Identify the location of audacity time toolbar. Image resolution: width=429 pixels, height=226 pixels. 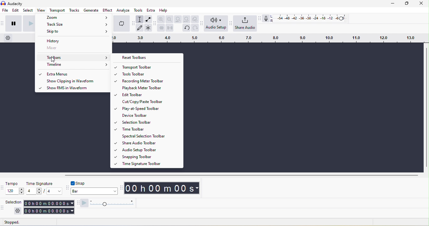
(121, 188).